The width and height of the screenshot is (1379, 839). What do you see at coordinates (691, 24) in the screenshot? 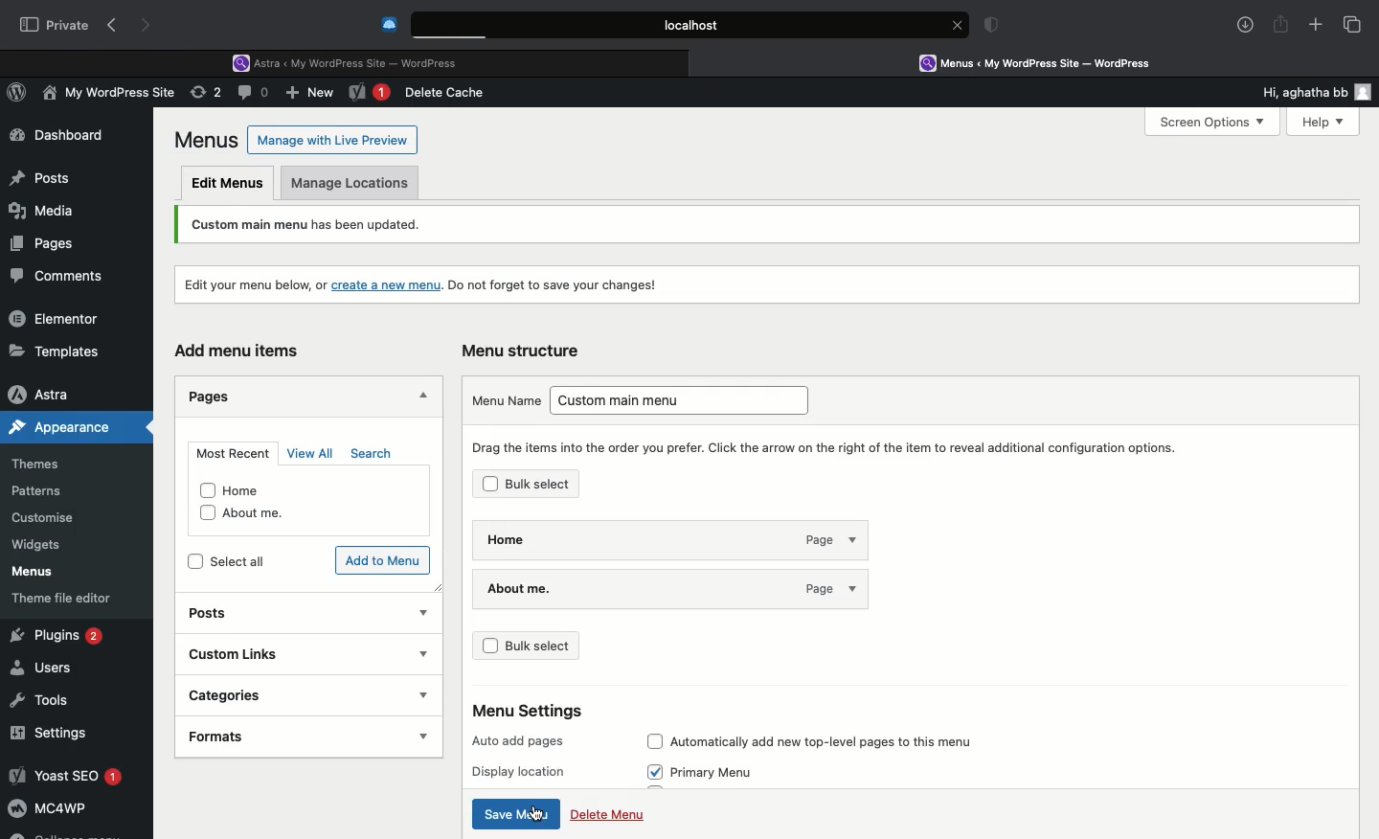
I see `Local.host` at bounding box center [691, 24].